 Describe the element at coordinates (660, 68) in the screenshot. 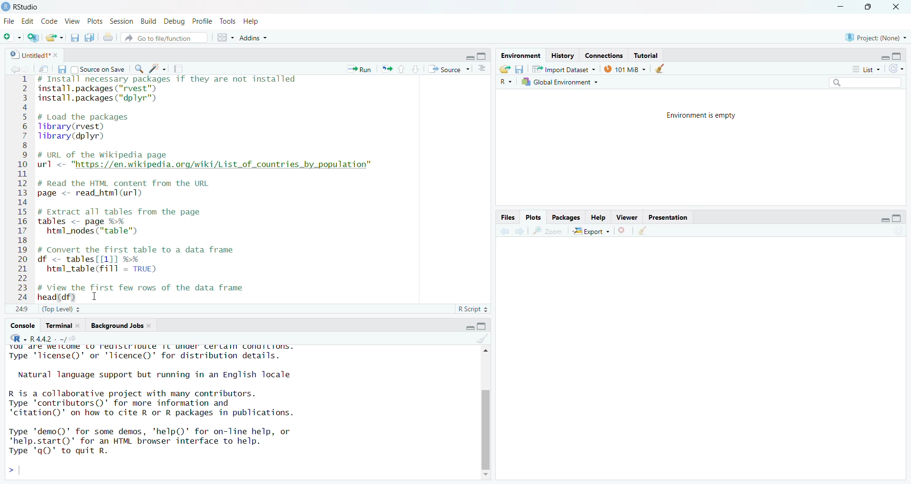

I see `clear` at that location.